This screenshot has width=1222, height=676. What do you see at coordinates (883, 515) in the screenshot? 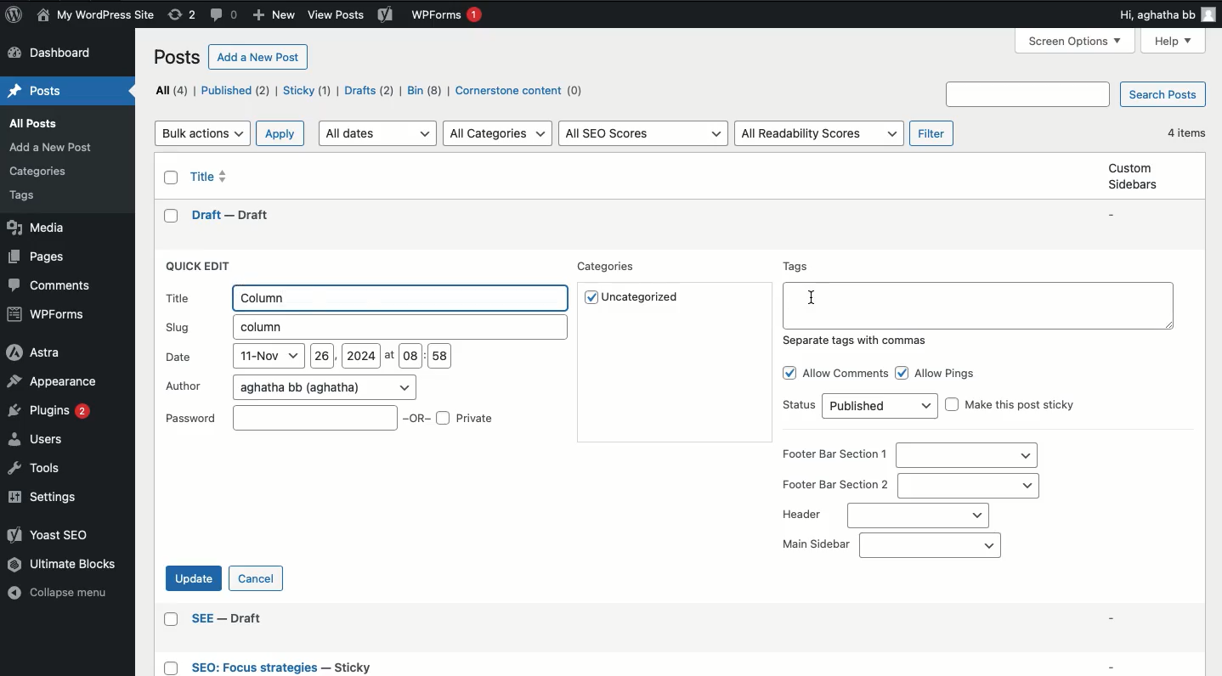
I see `Header ` at bounding box center [883, 515].